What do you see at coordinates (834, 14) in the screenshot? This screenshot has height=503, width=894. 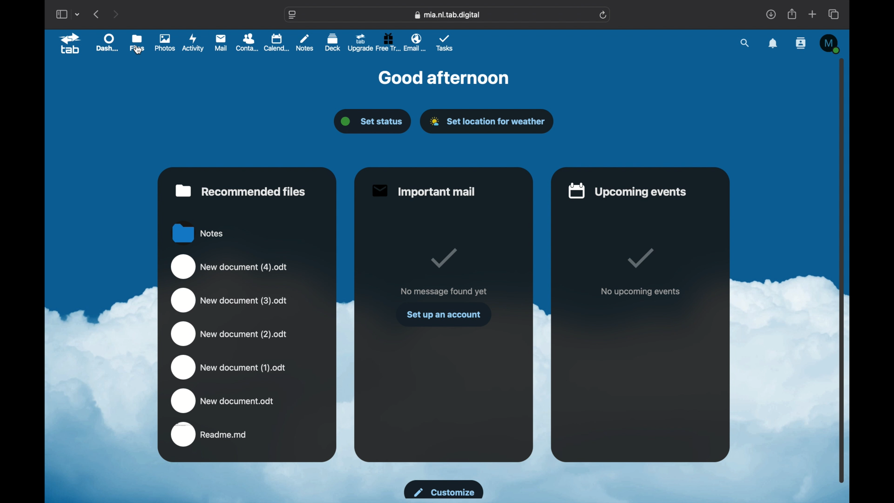 I see `show tab overview` at bounding box center [834, 14].